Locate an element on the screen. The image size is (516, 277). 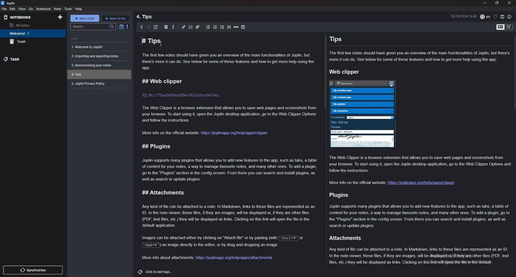
next is located at coordinates (149, 27).